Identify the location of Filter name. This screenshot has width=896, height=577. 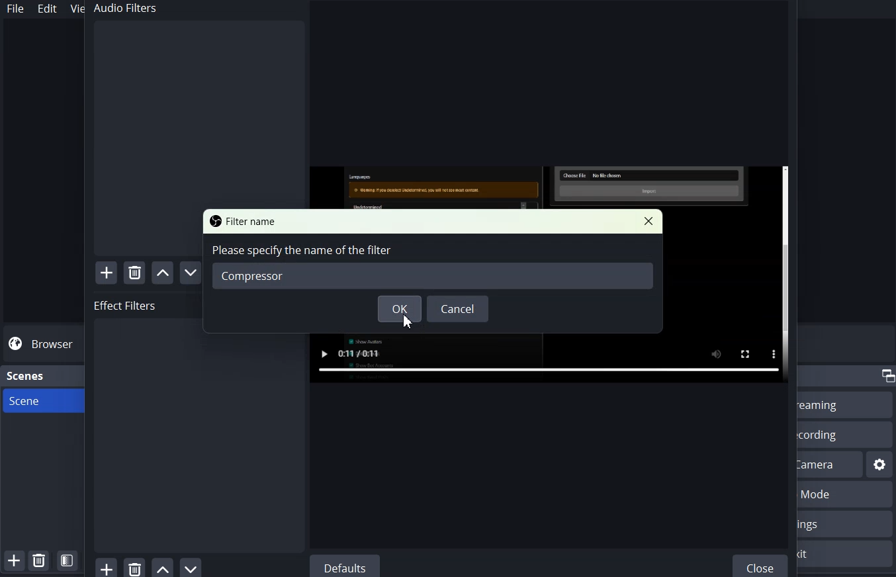
(245, 220).